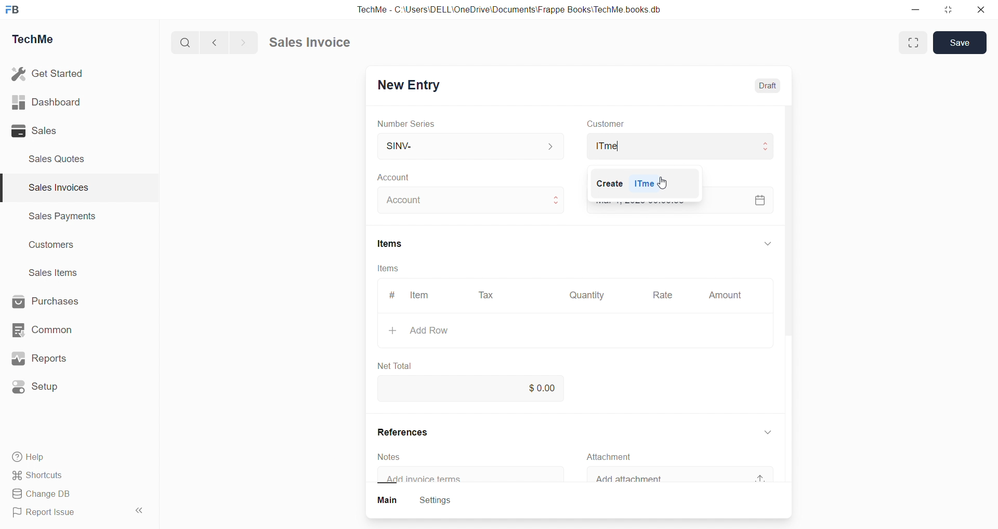 Image resolution: width=998 pixels, height=529 pixels. Describe the element at coordinates (648, 185) in the screenshot. I see `1Tme ` at that location.